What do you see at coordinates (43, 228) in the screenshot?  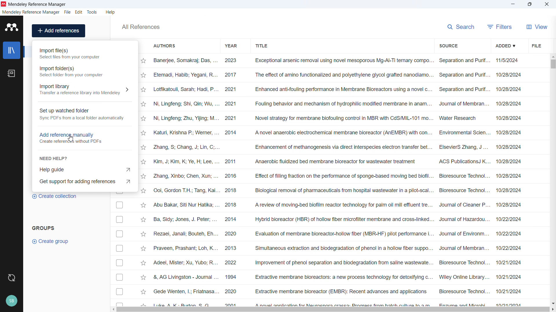 I see `Groups ` at bounding box center [43, 228].